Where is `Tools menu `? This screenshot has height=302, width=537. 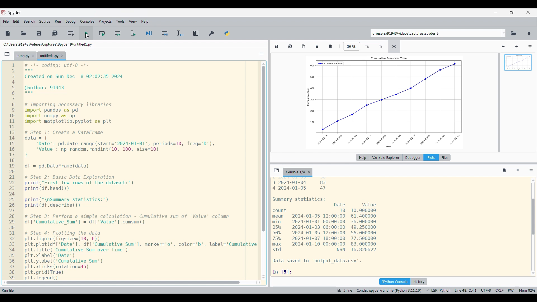 Tools menu  is located at coordinates (120, 22).